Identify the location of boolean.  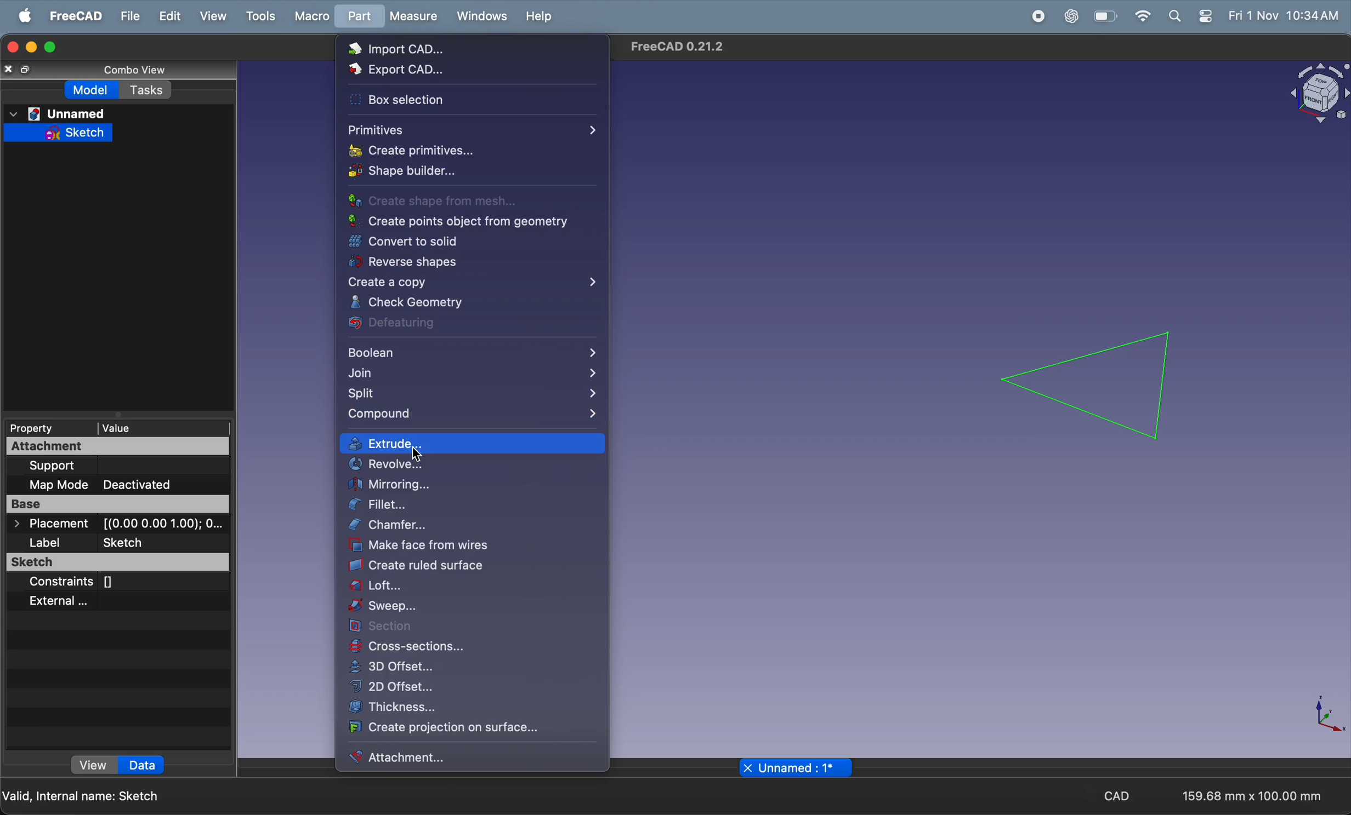
(470, 353).